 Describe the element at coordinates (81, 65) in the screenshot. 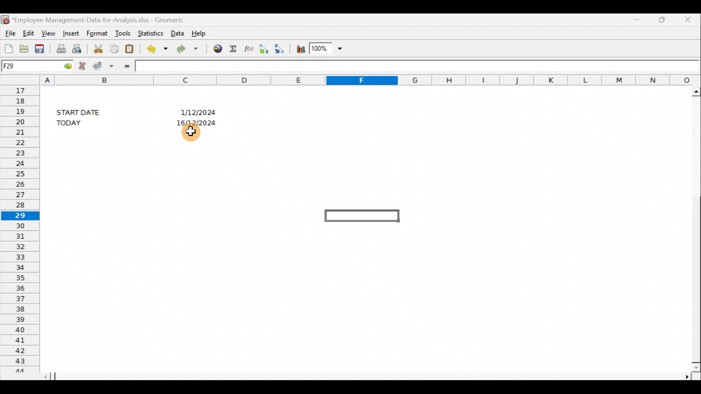

I see `Cancel change` at that location.